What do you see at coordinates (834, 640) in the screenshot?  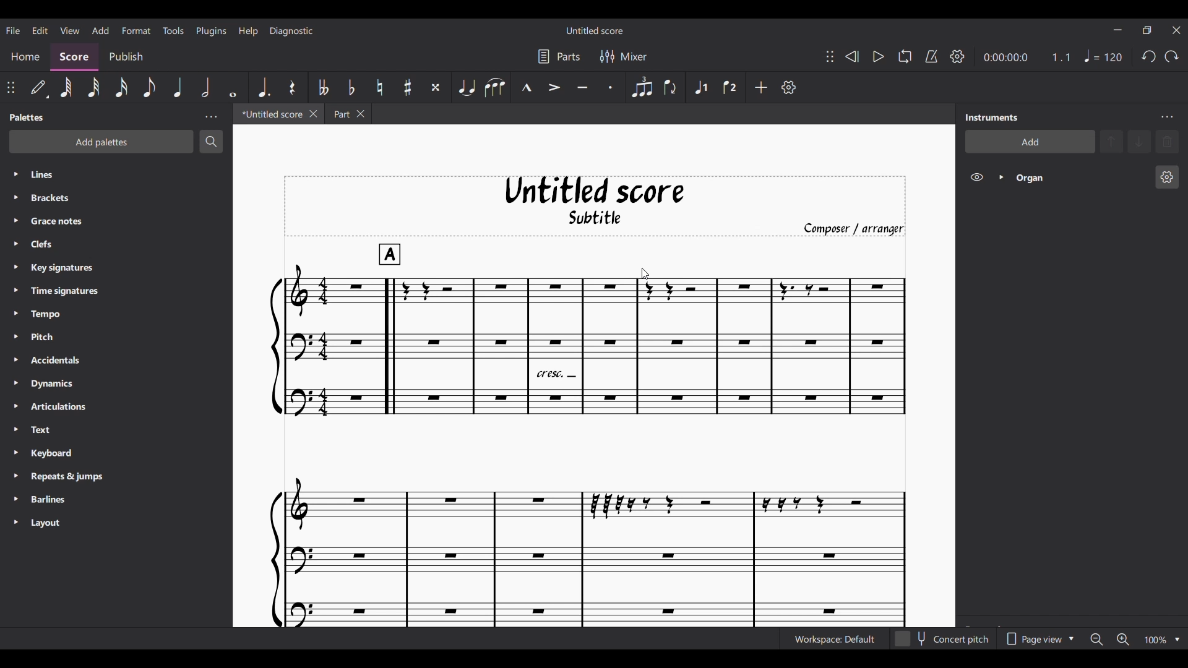 I see `Current workspace setting` at bounding box center [834, 640].